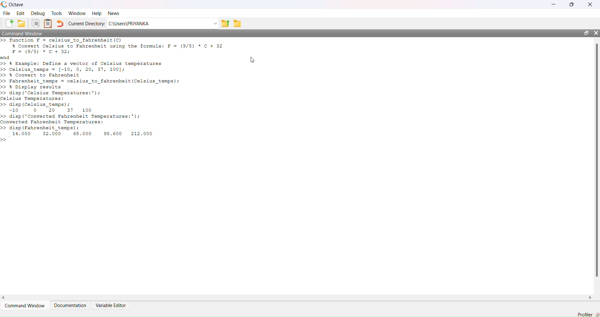 This screenshot has width=600, height=317. I want to click on Documentation, so click(71, 305).